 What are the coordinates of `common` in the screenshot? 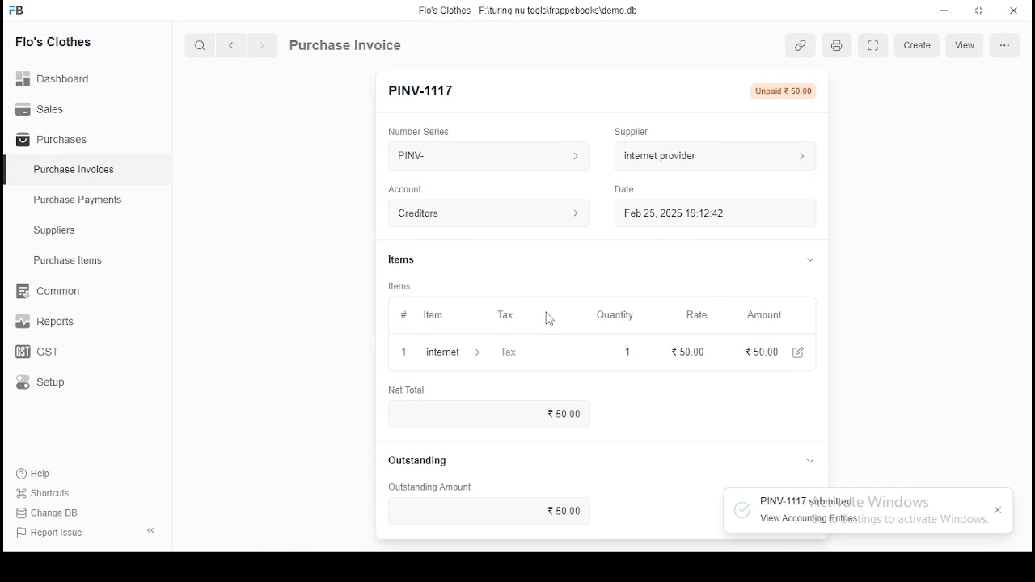 It's located at (53, 291).